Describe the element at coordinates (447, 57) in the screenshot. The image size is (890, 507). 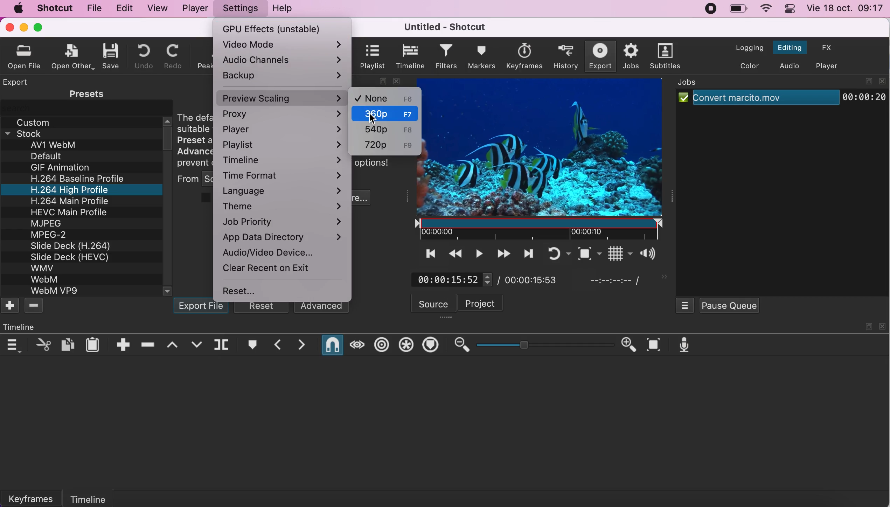
I see `filters` at that location.